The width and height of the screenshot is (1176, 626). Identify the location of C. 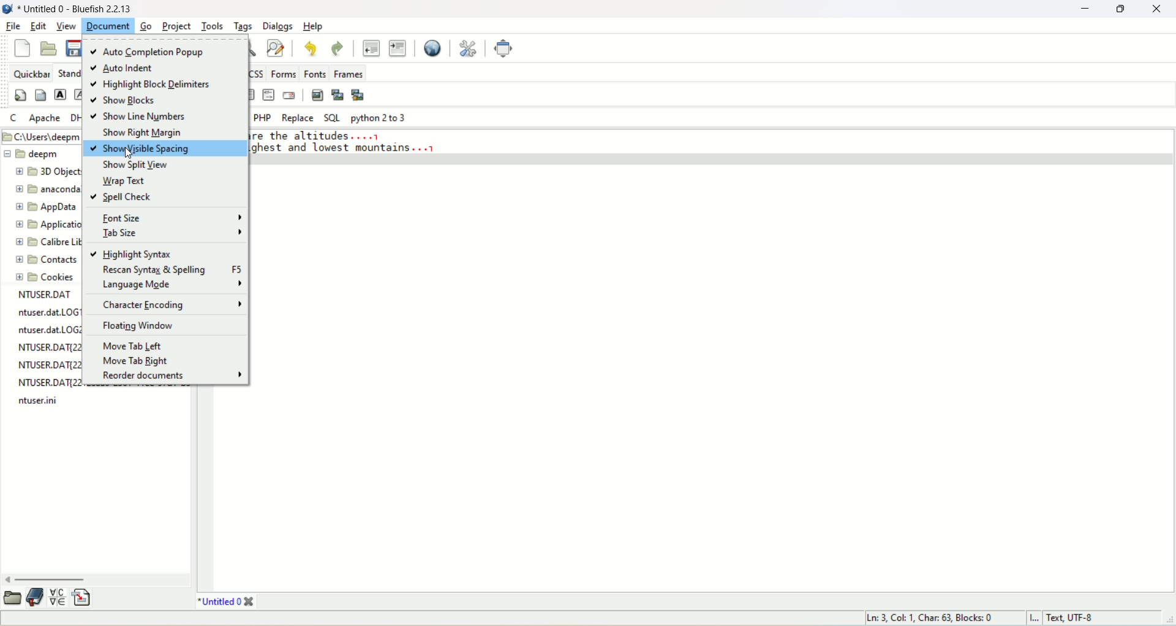
(13, 117).